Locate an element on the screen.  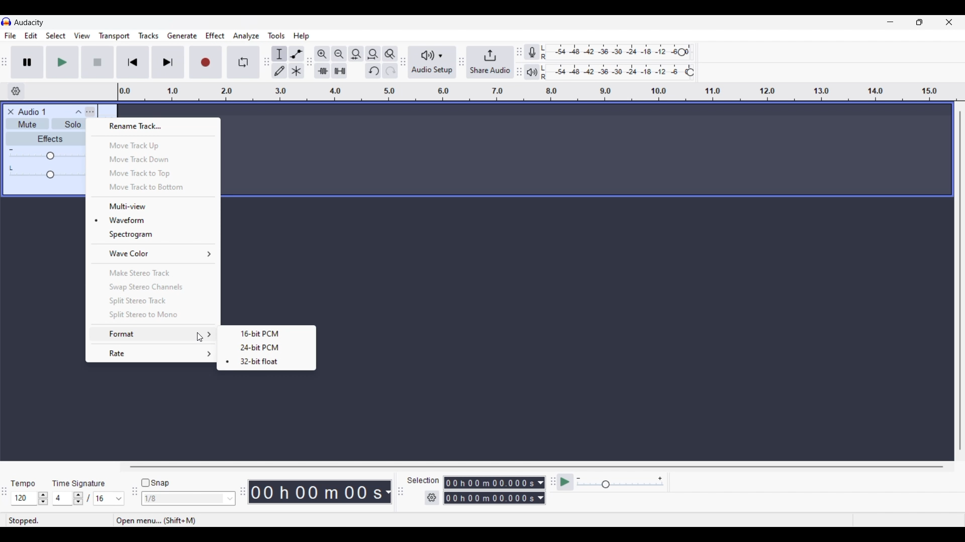
Selected time signature is located at coordinates (104, 499).